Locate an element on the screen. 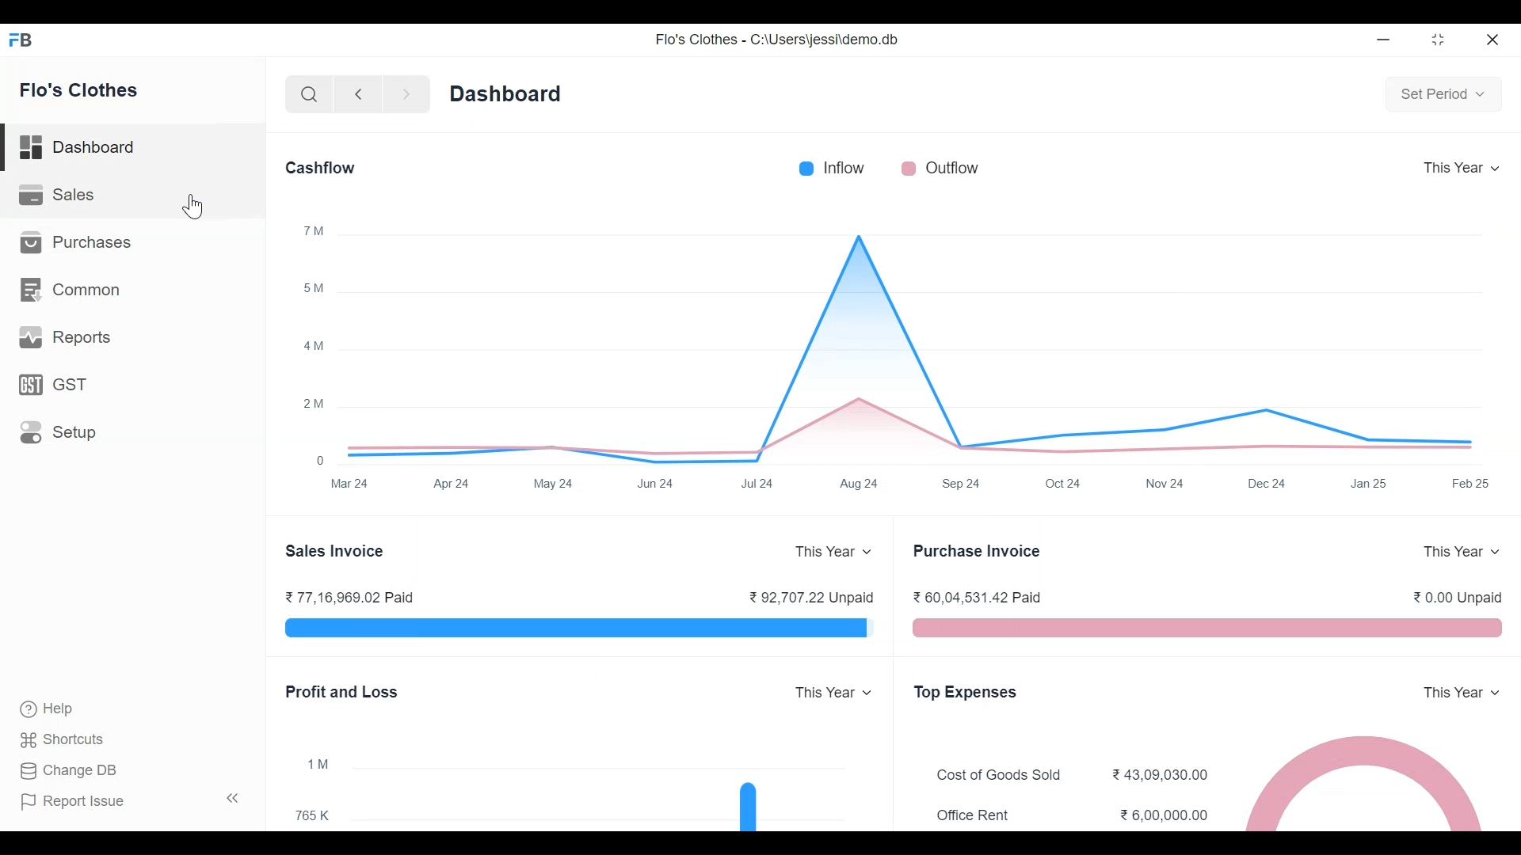 This screenshot has width=1521, height=855. Expand is located at coordinates (870, 553).